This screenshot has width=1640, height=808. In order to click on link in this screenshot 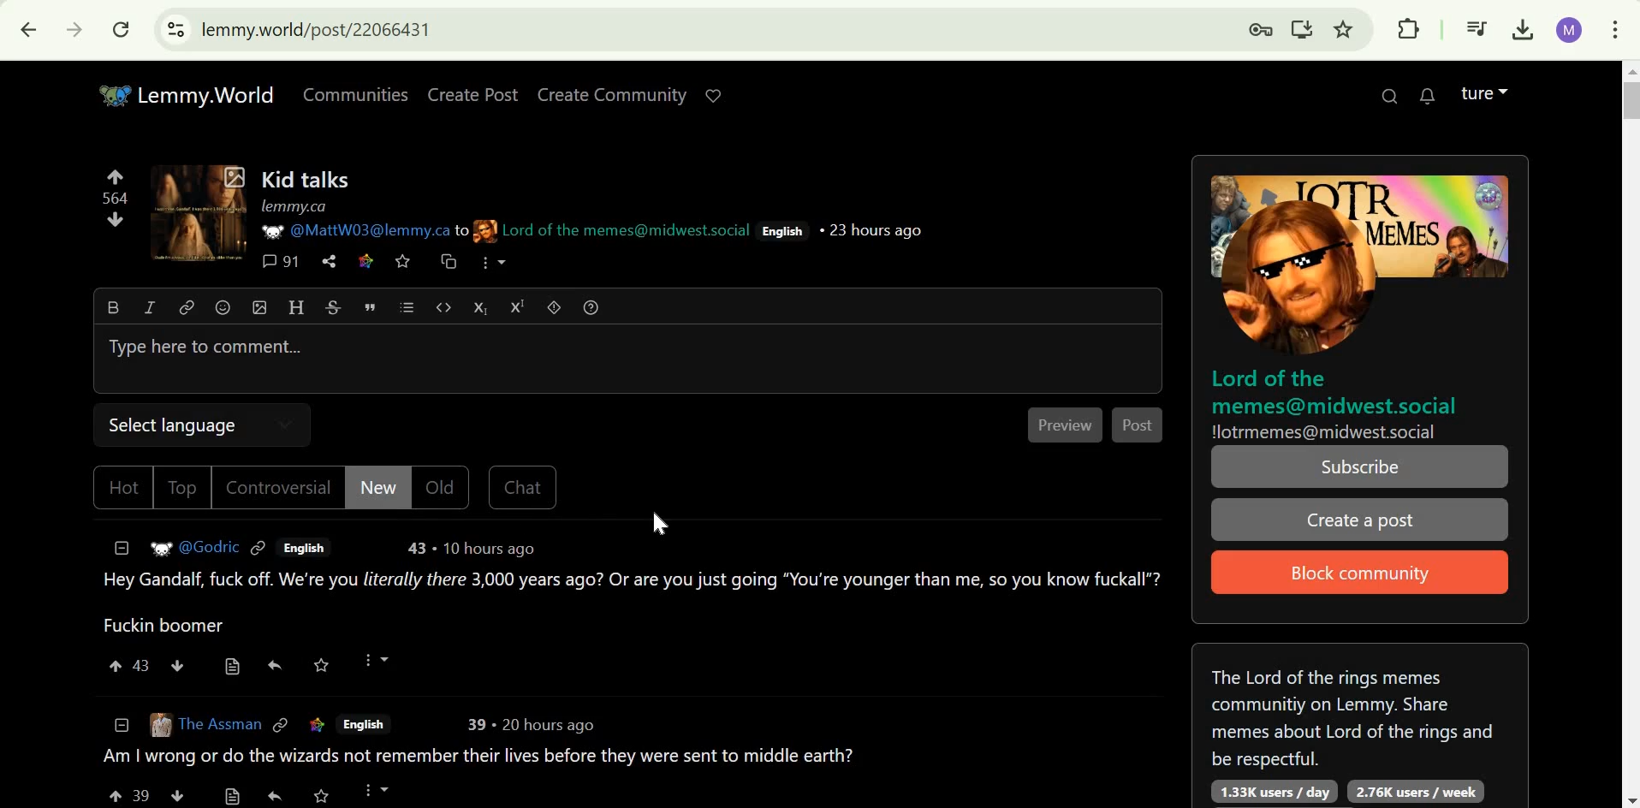, I will do `click(284, 724)`.